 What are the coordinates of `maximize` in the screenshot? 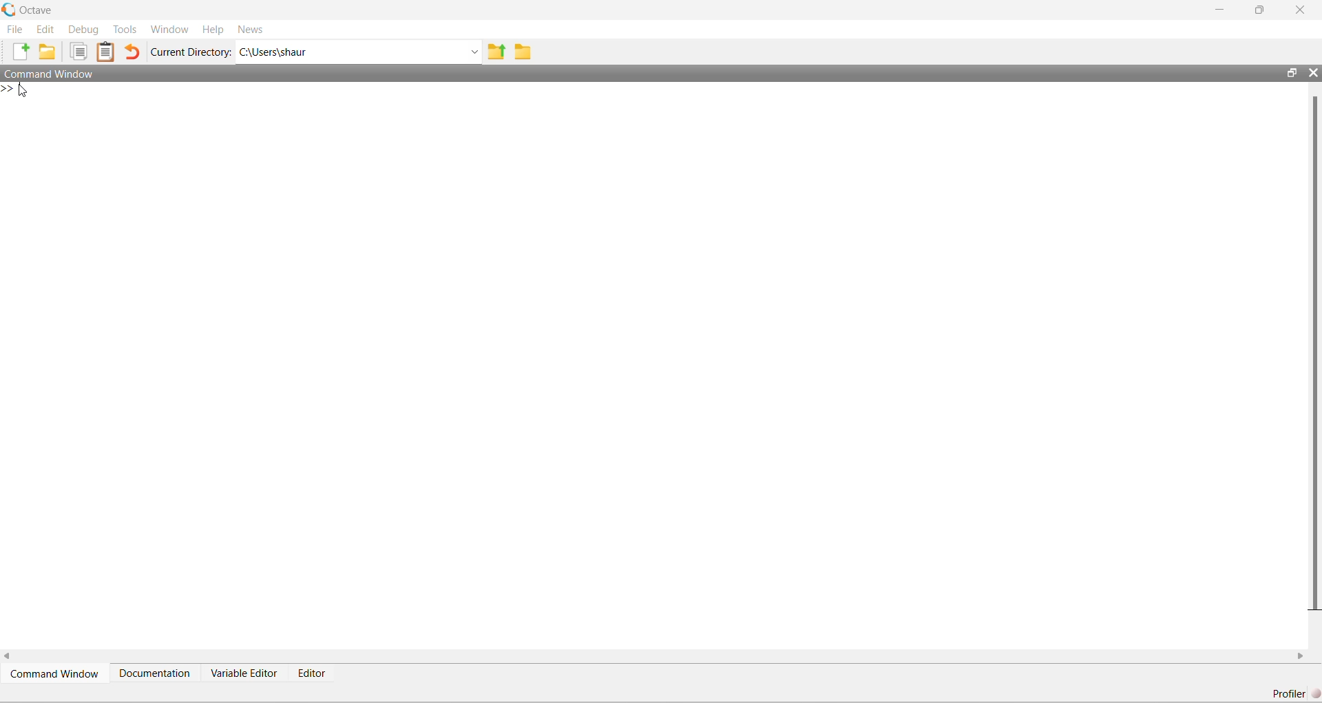 It's located at (1291, 73).